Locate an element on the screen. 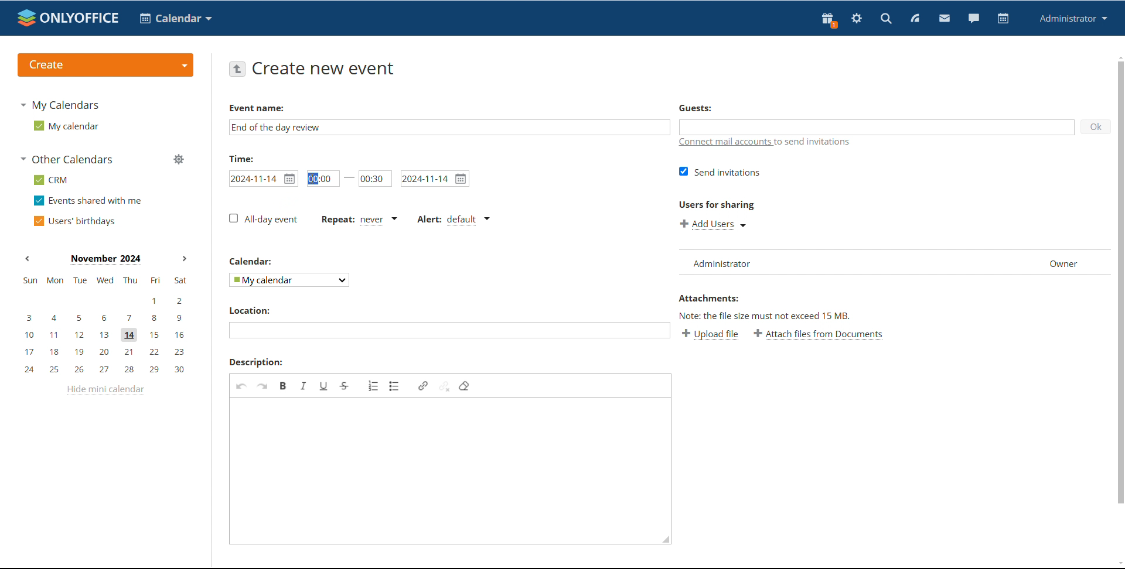  add location is located at coordinates (449, 330).